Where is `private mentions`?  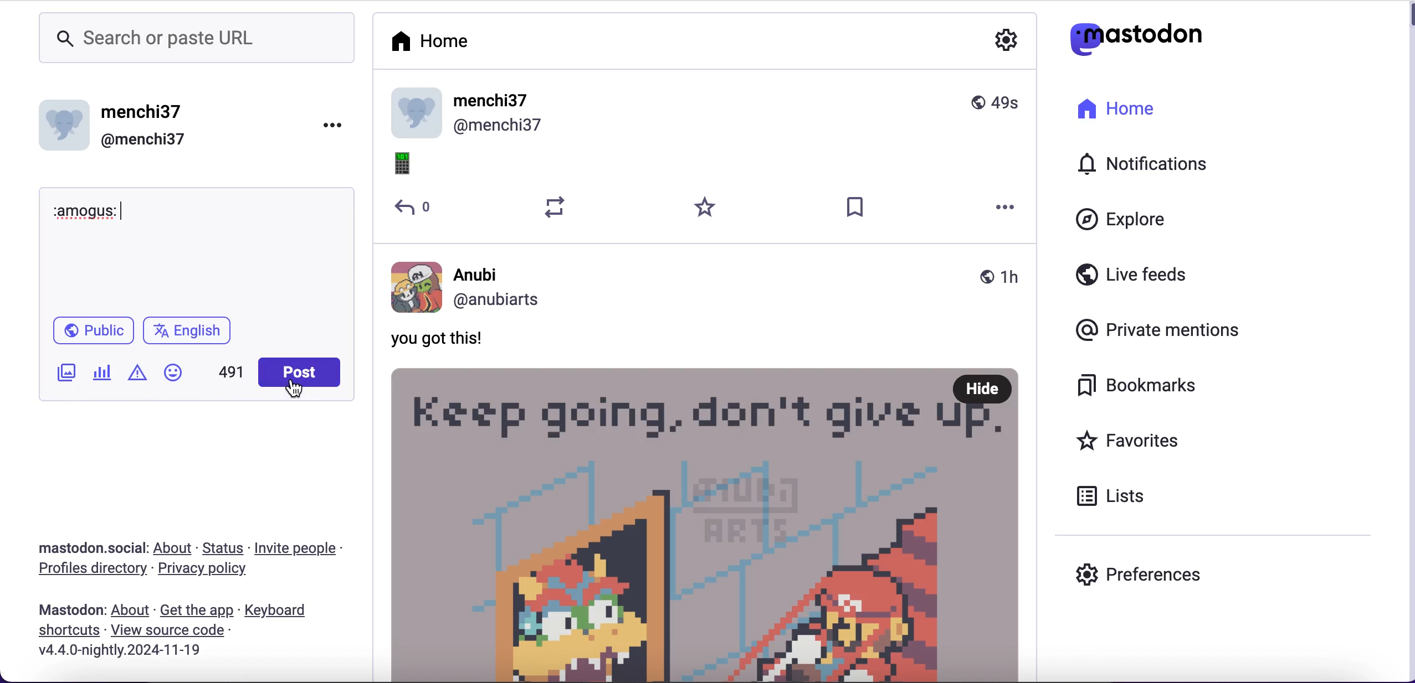 private mentions is located at coordinates (1160, 327).